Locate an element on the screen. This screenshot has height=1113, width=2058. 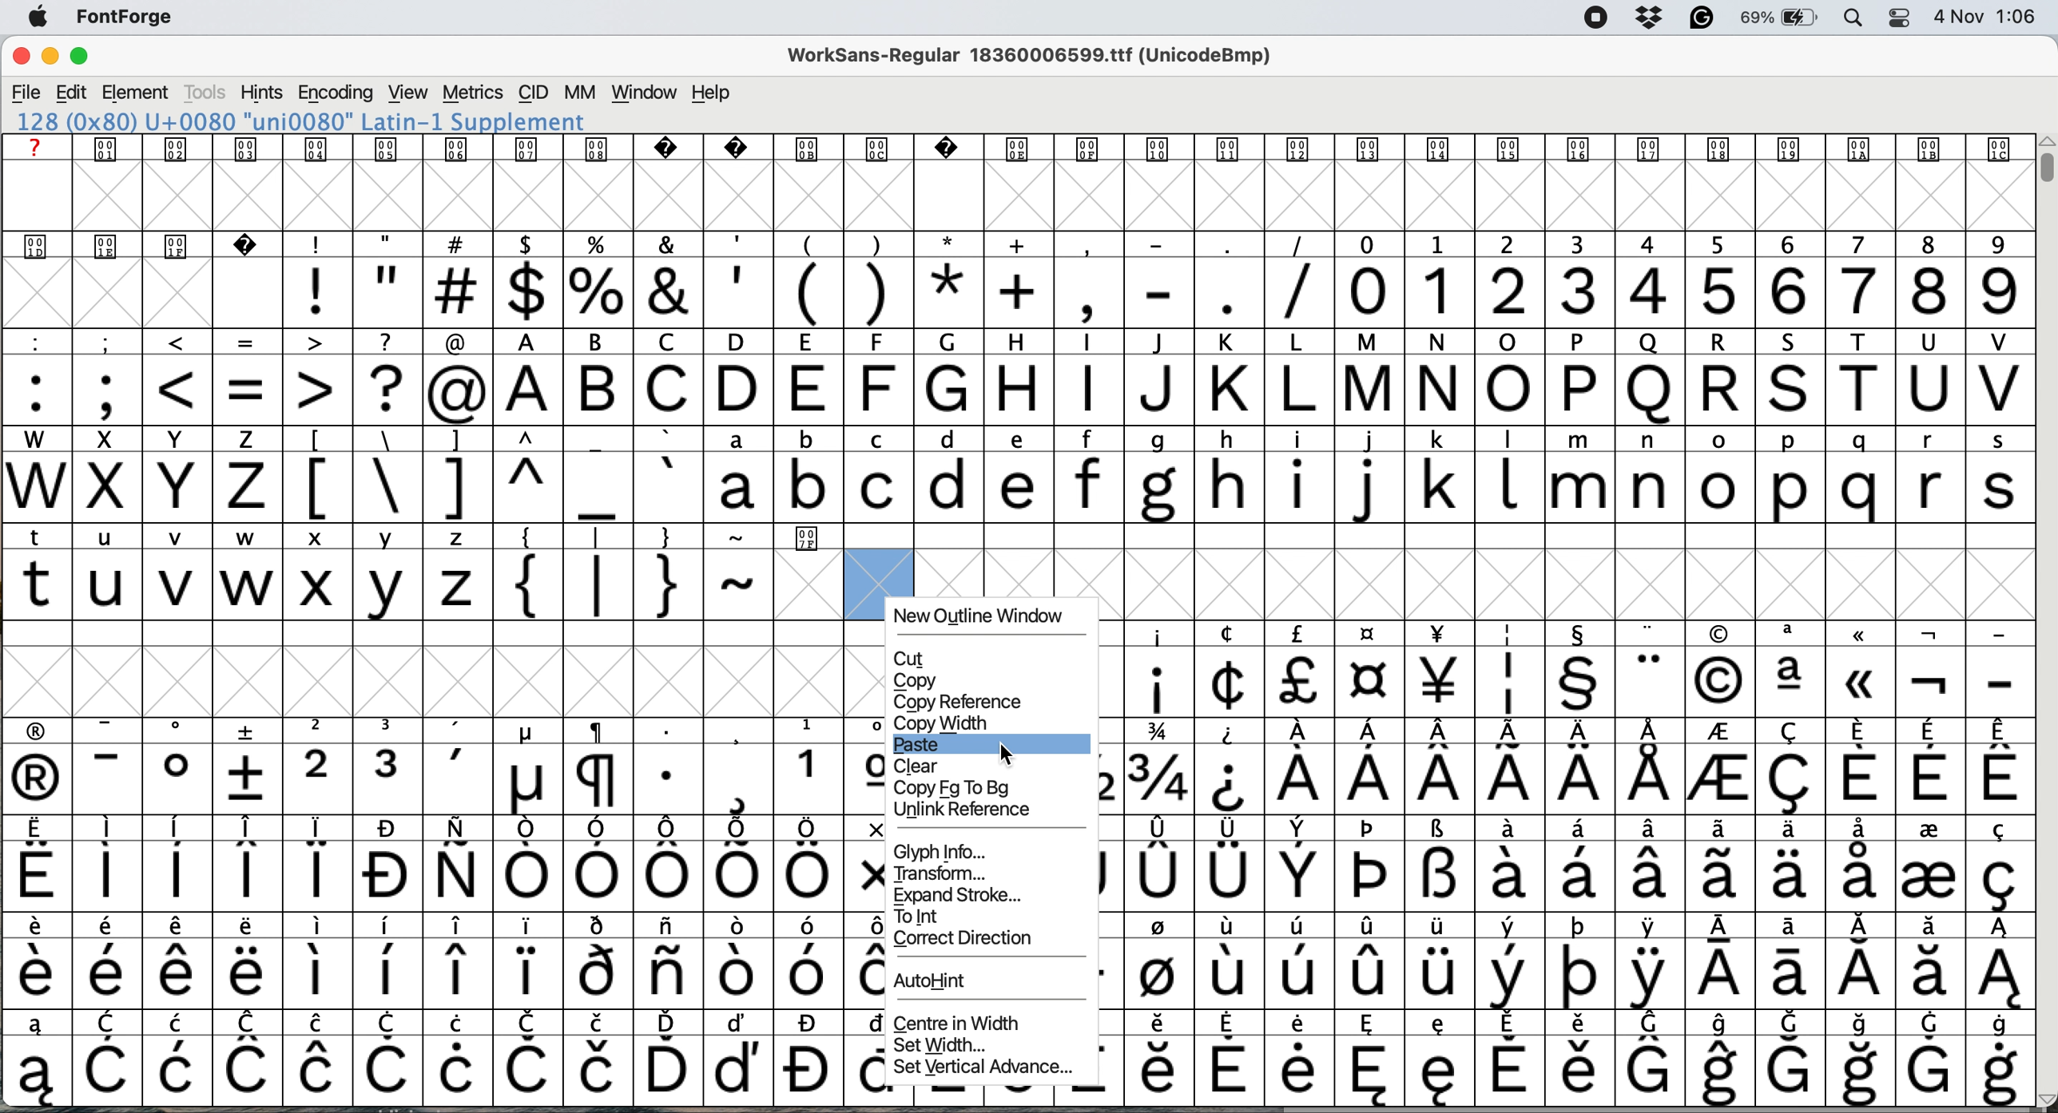
tools is located at coordinates (206, 93).